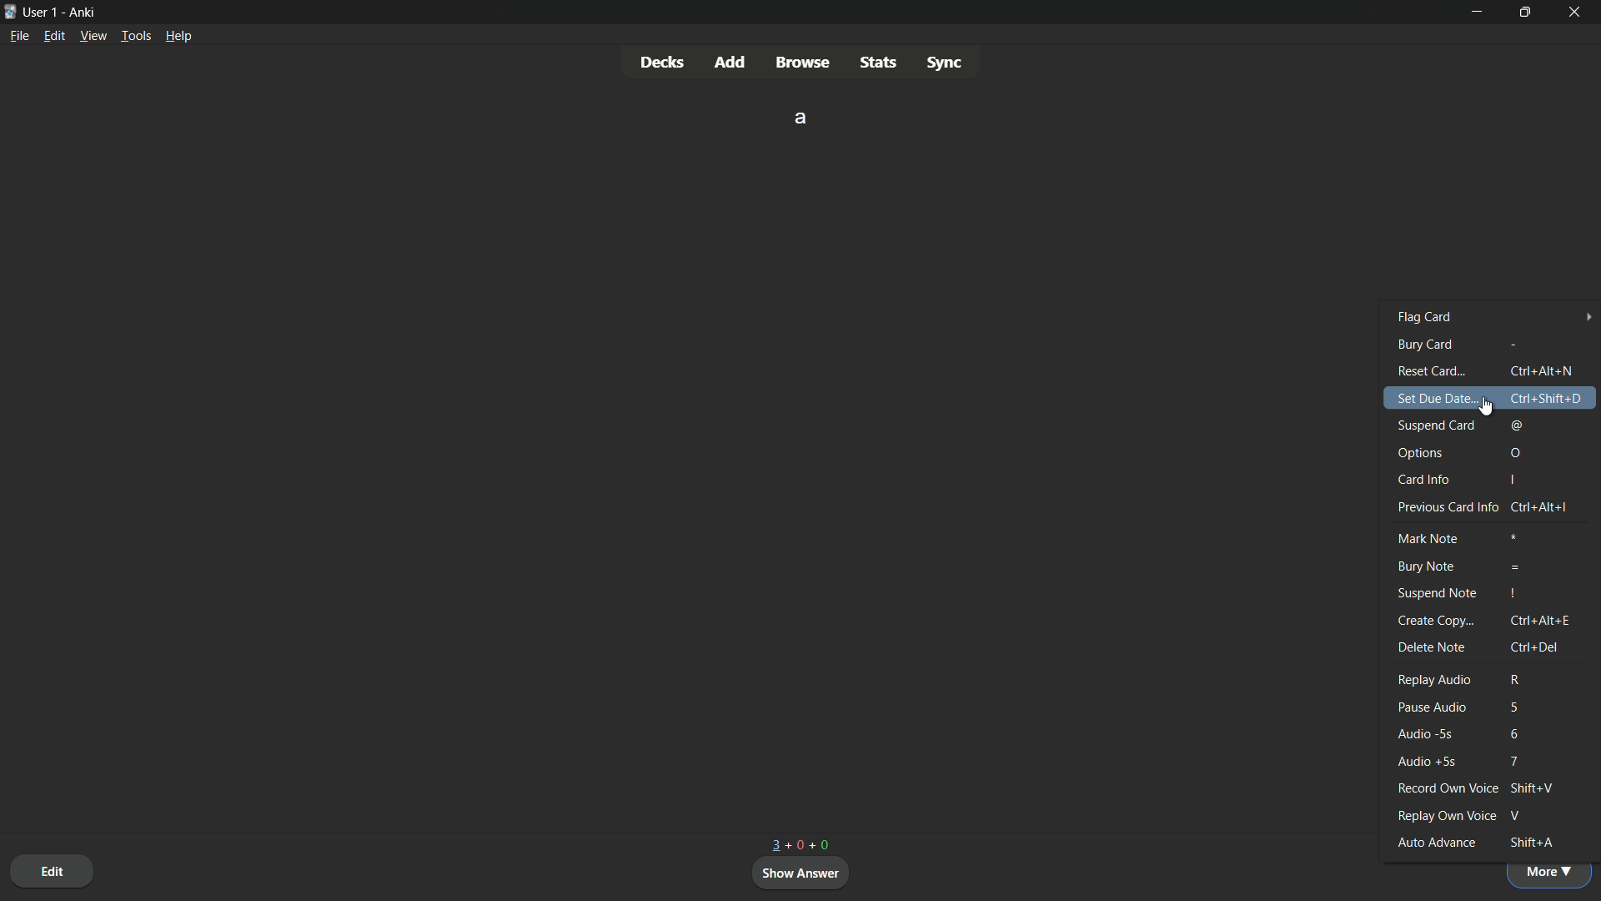 This screenshot has width=1601, height=901. What do you see at coordinates (1529, 843) in the screenshot?
I see `keyboard shortcut` at bounding box center [1529, 843].